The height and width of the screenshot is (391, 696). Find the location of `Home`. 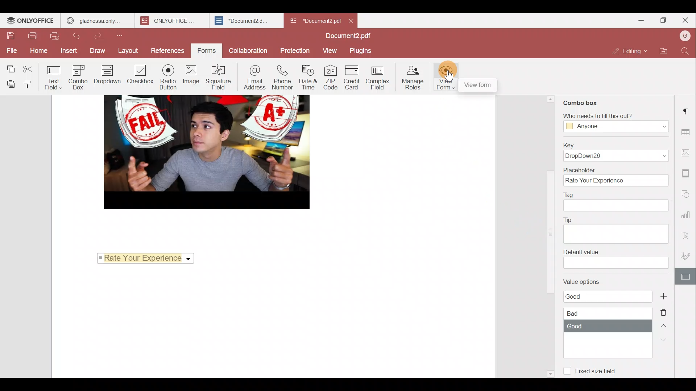

Home is located at coordinates (37, 51).